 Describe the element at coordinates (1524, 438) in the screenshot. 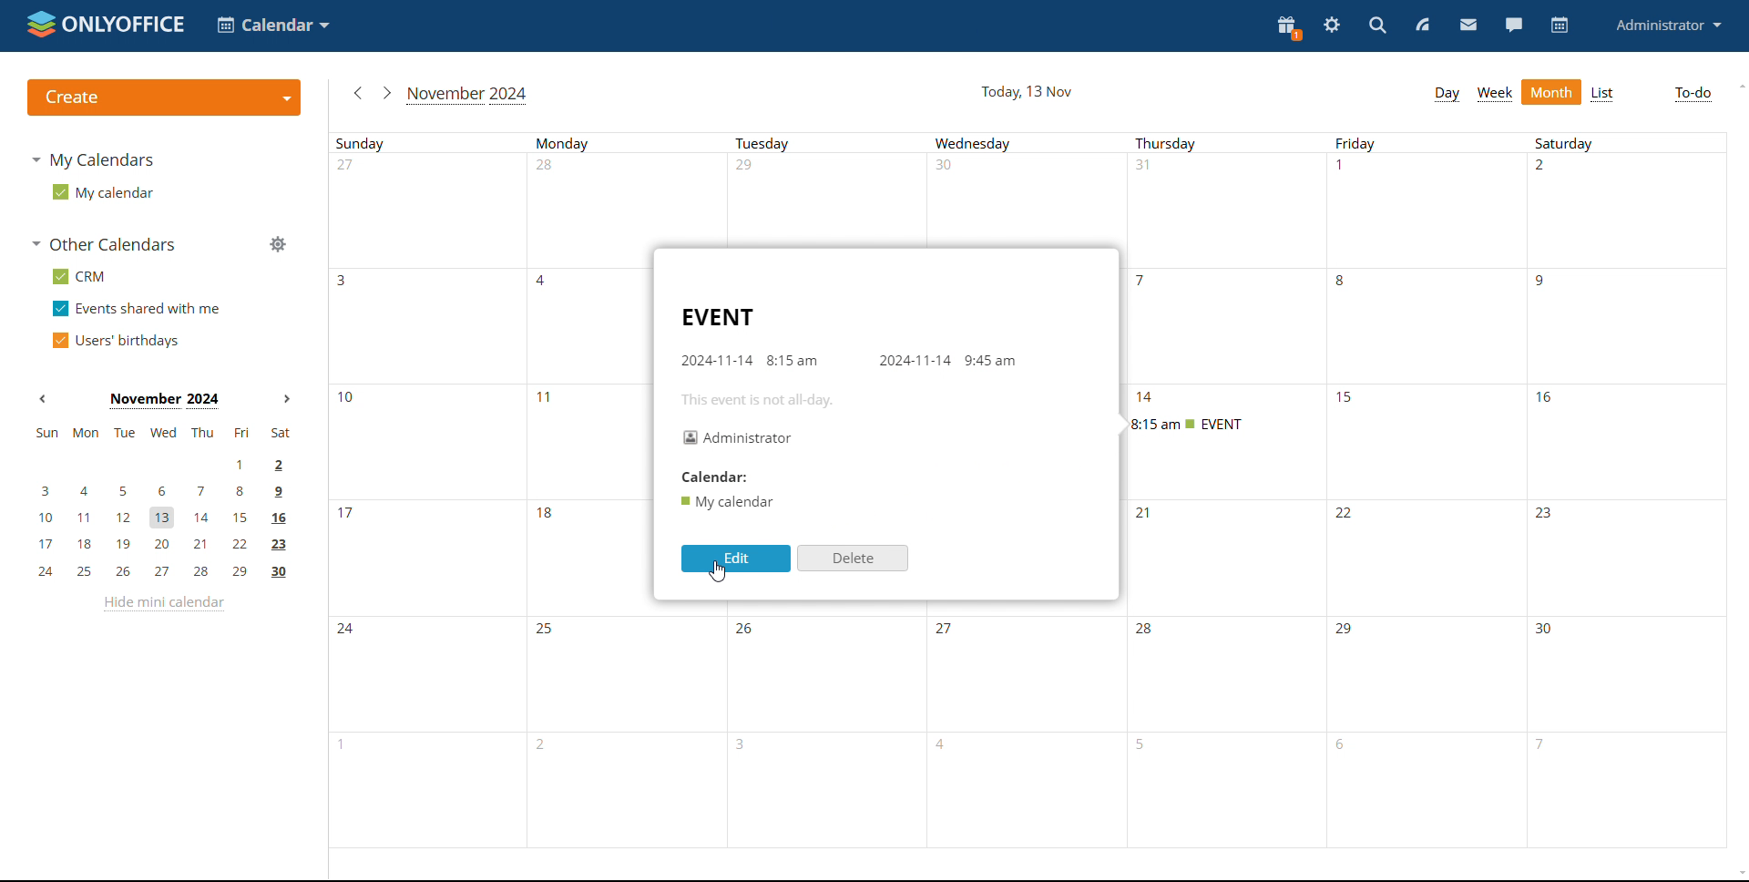

I see `unallocated time slots` at that location.